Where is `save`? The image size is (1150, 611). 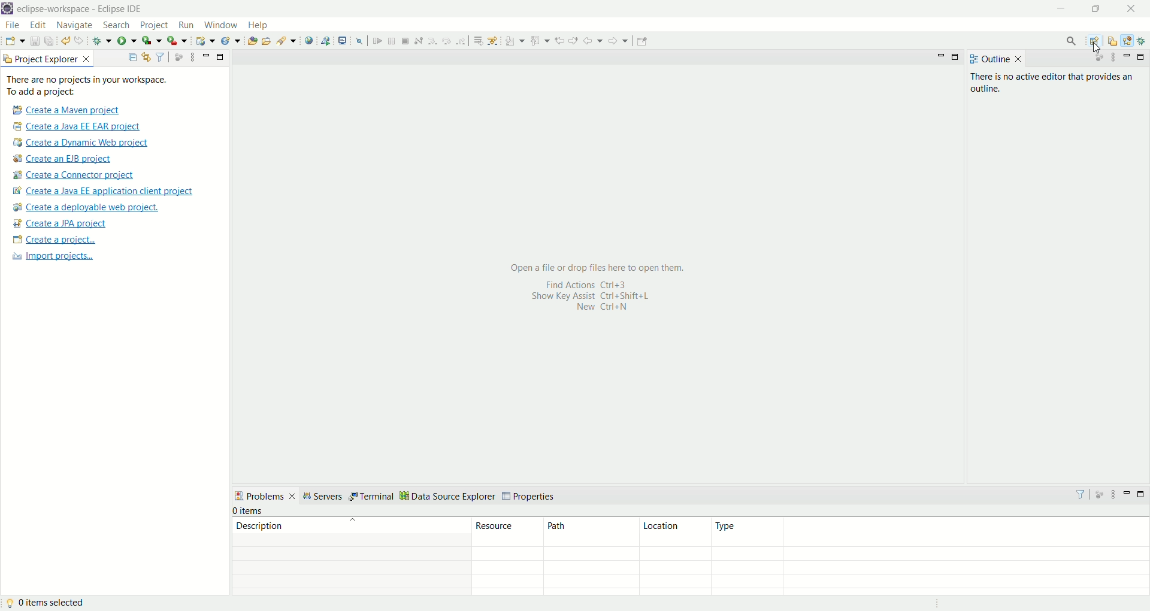
save is located at coordinates (33, 41).